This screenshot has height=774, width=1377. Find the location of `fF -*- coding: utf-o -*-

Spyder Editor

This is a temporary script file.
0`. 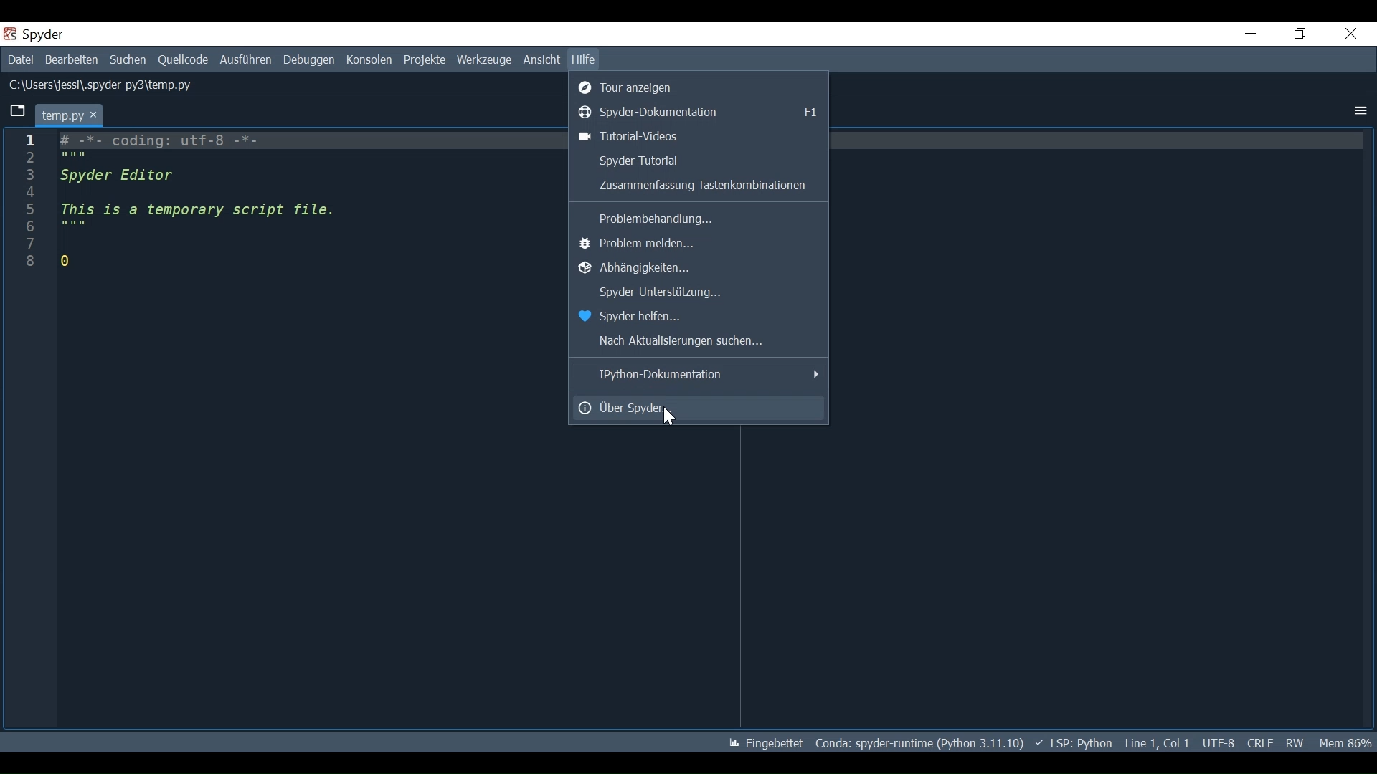

fF -*- coding: utf-o -*-

Spyder Editor

This is a temporary script file.
0 is located at coordinates (204, 203).